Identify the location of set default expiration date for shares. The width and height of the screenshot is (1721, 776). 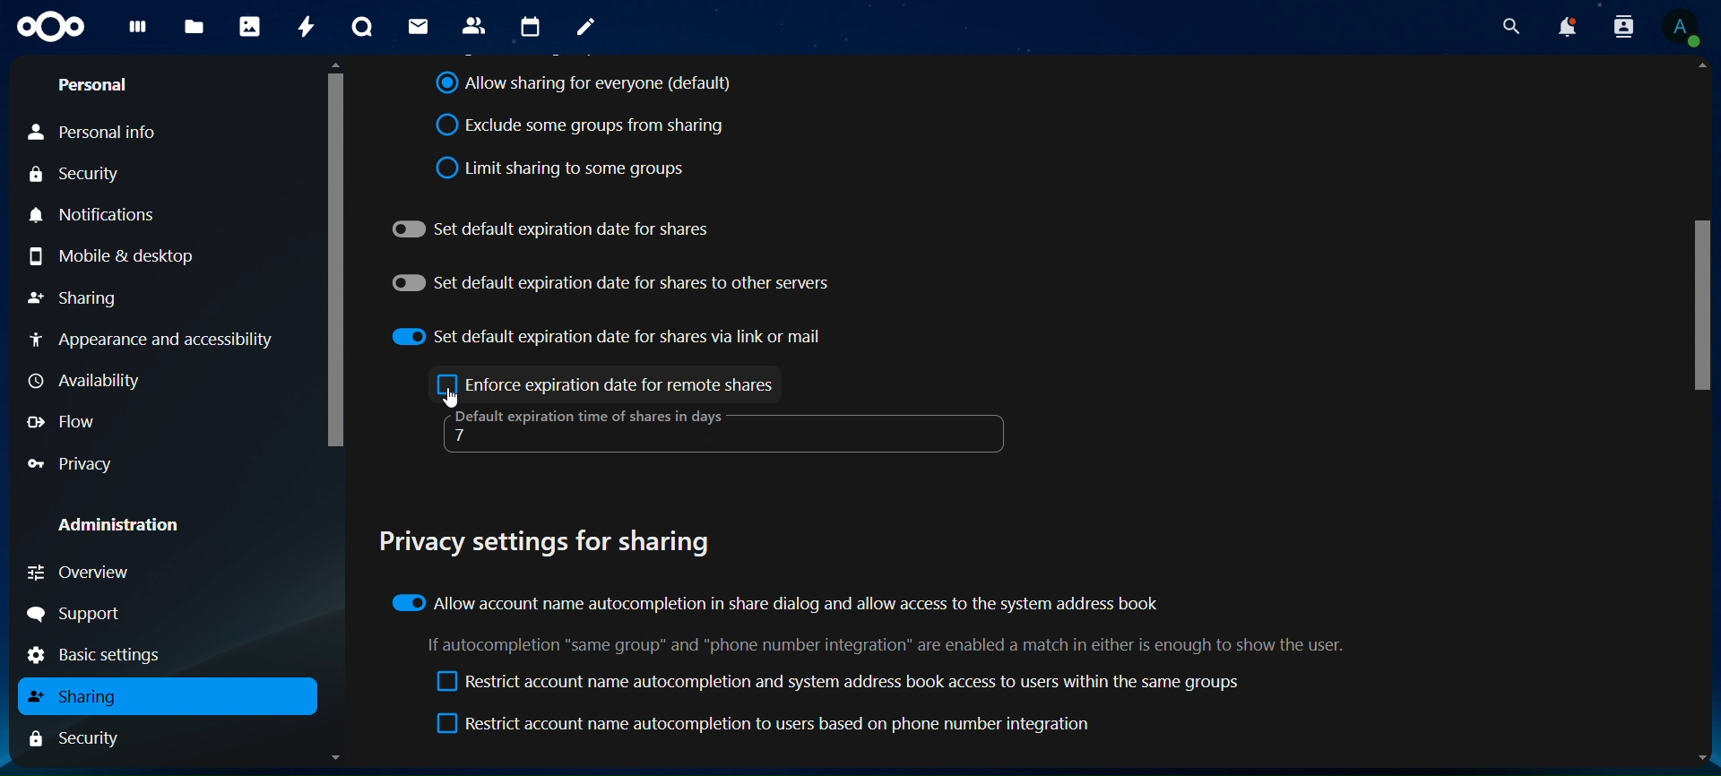
(552, 228).